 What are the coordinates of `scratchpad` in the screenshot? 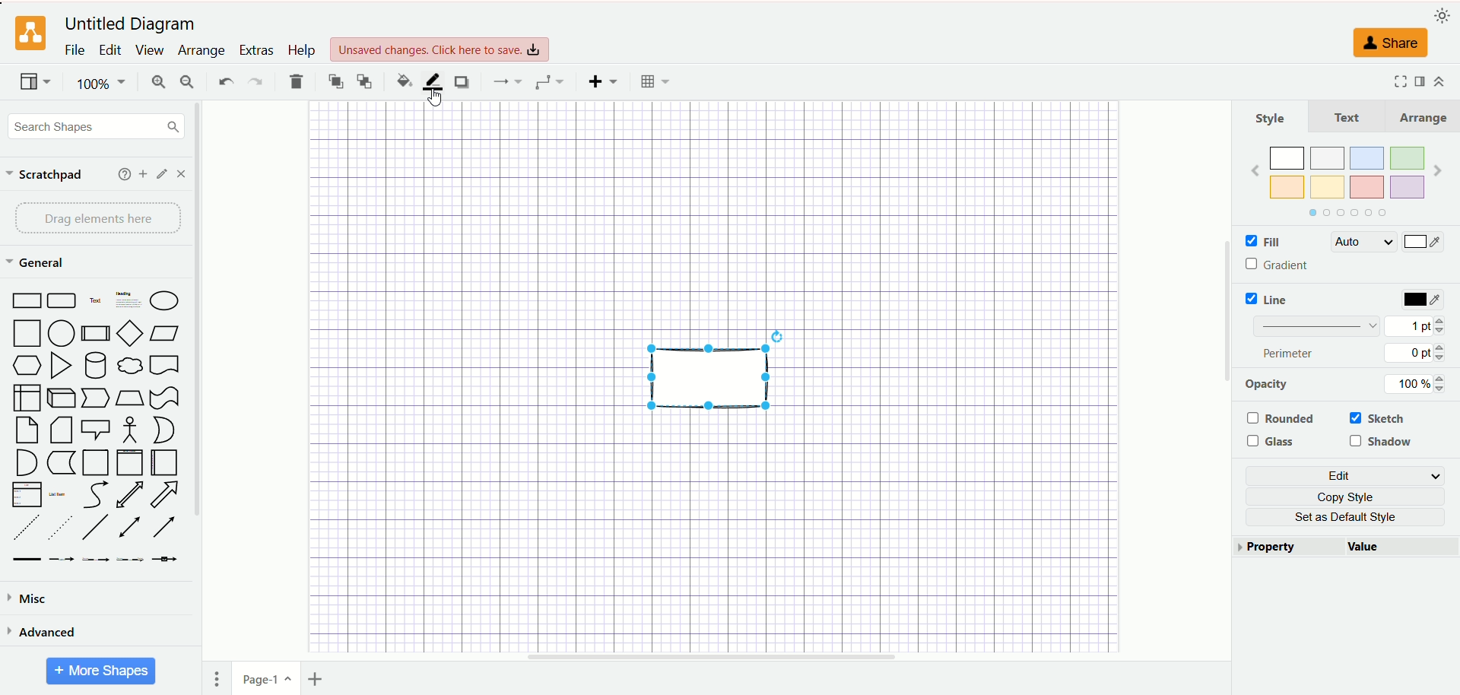 It's located at (45, 176).